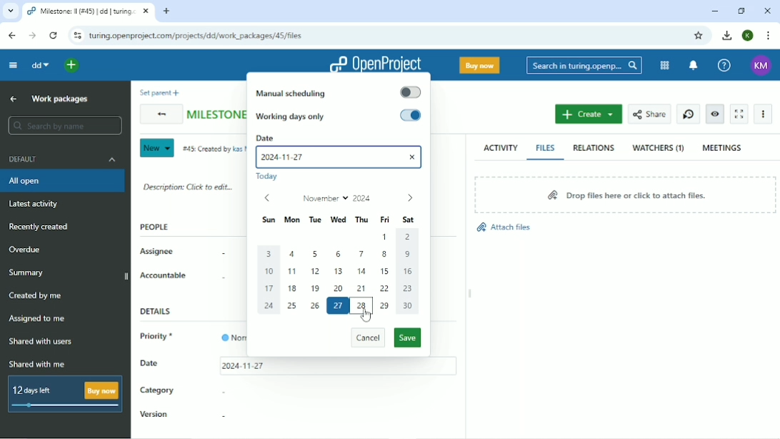  I want to click on days of the week, so click(340, 219).